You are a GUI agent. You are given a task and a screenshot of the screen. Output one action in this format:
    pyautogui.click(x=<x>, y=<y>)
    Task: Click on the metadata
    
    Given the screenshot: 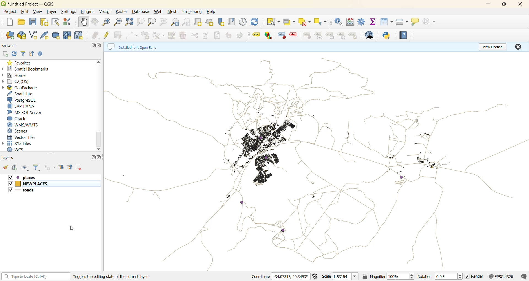 What is the action you would take?
    pyautogui.click(x=136, y=46)
    